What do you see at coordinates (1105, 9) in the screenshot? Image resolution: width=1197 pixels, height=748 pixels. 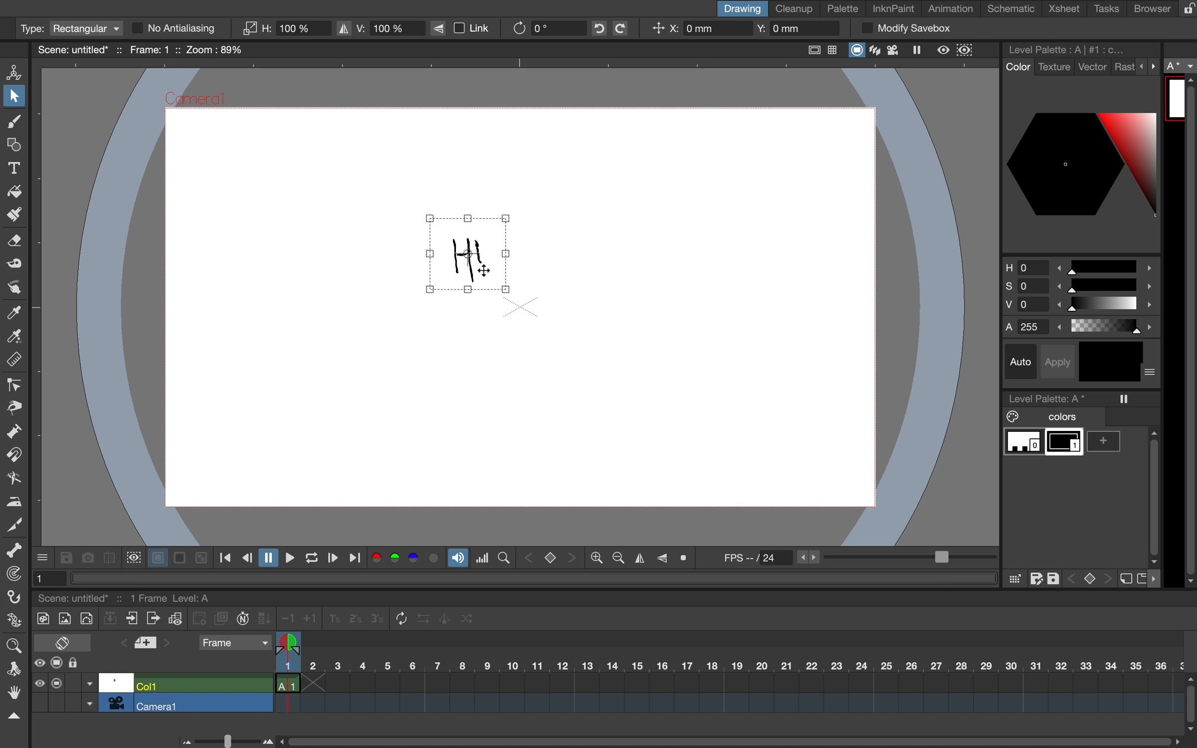 I see `tasks` at bounding box center [1105, 9].